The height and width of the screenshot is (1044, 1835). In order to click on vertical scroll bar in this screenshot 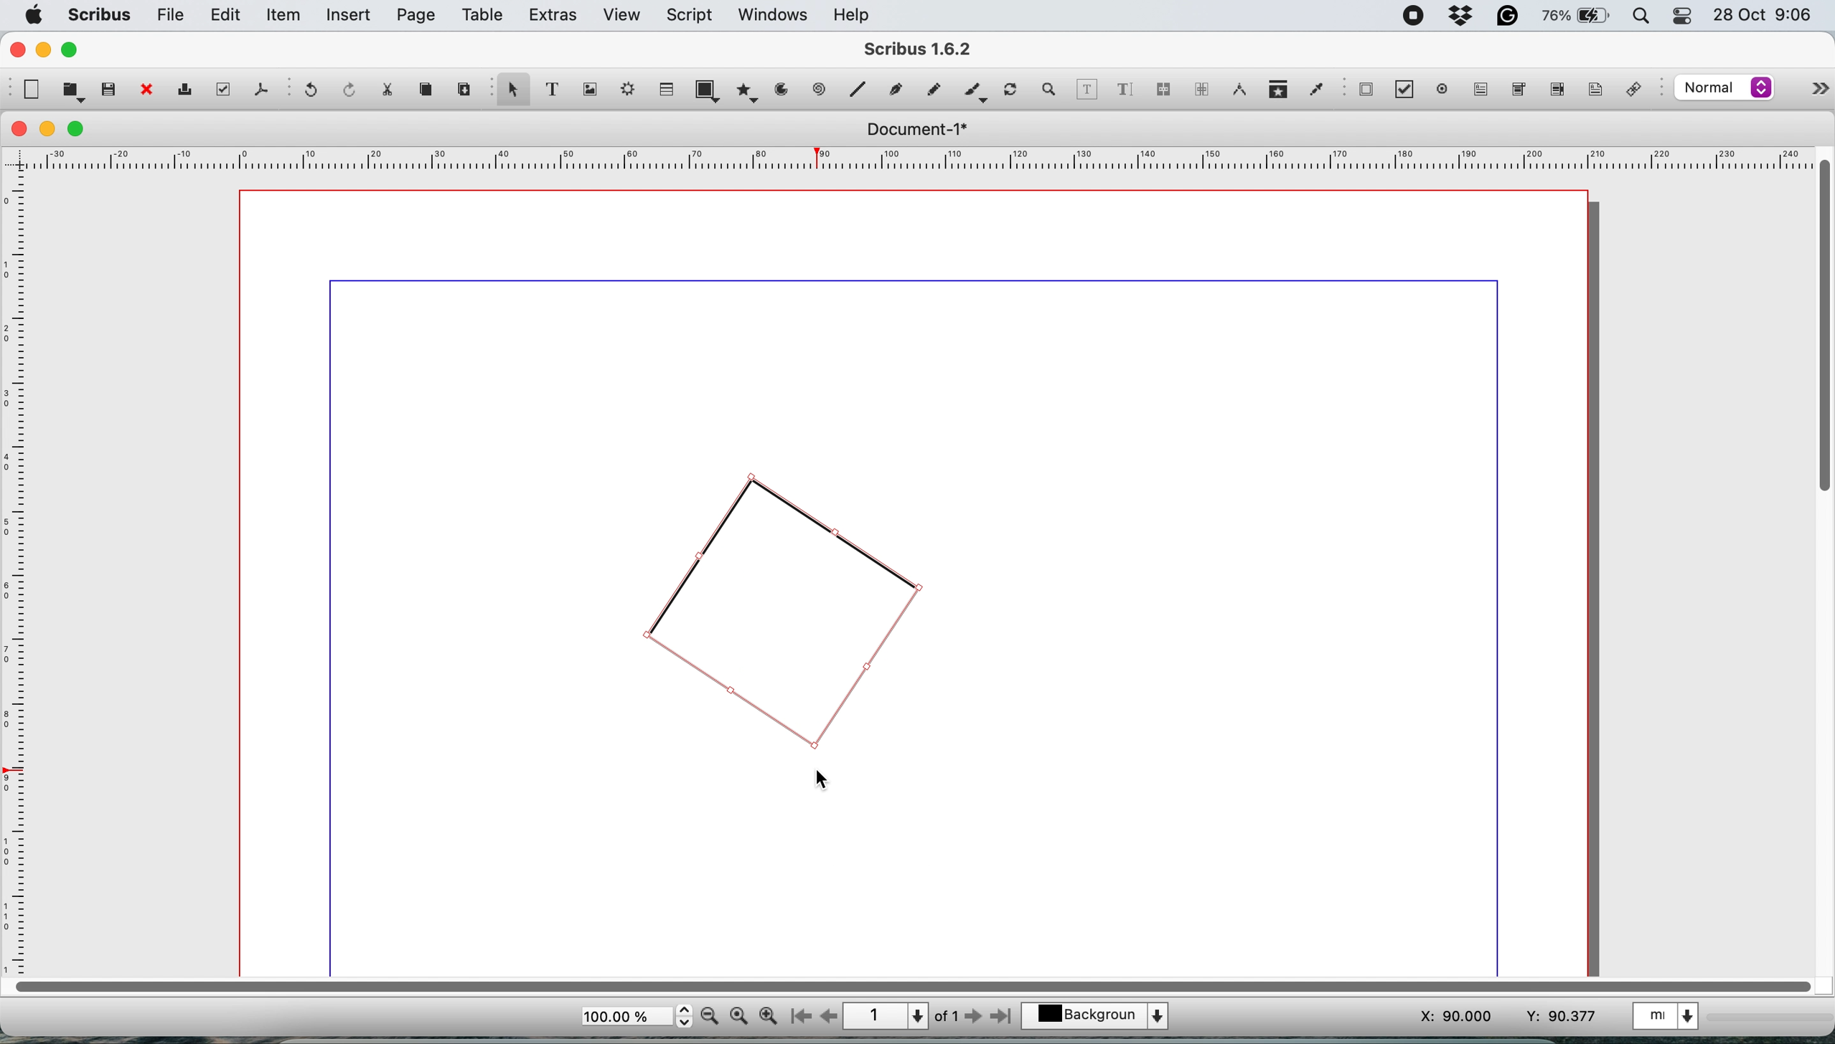, I will do `click(1819, 328)`.